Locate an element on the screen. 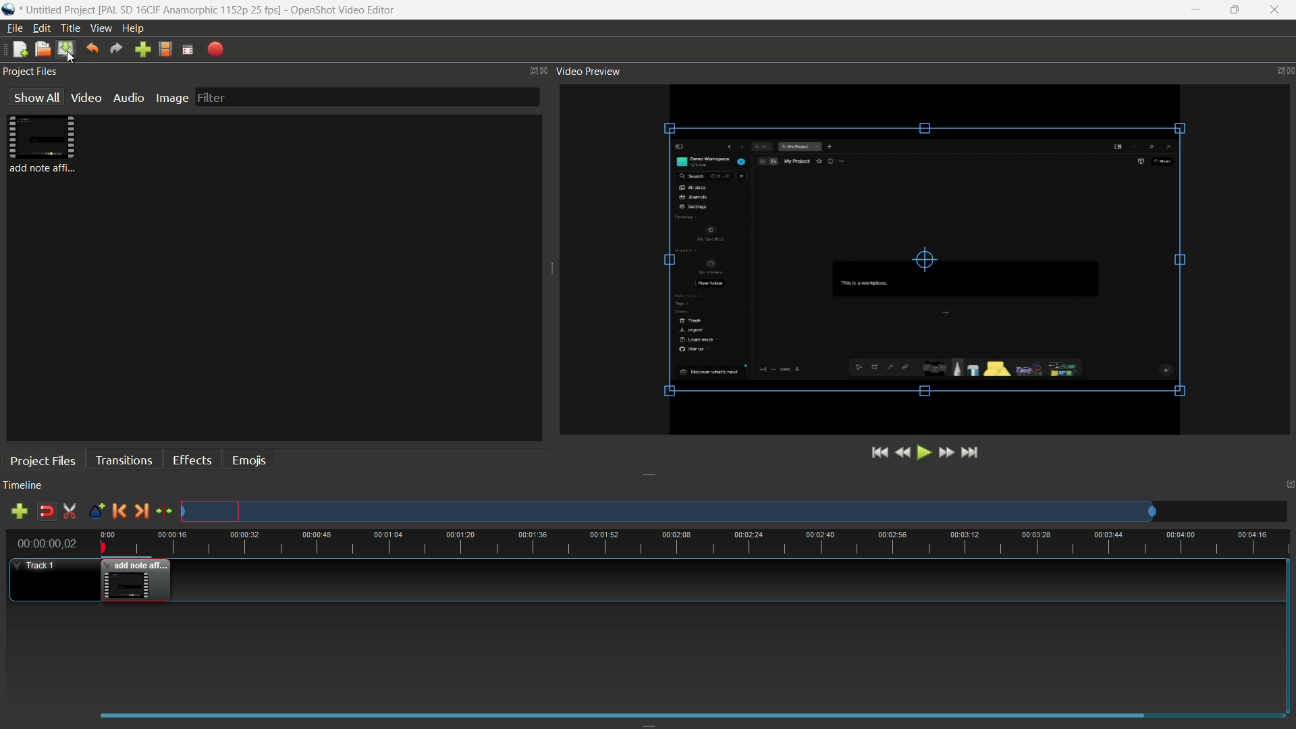 This screenshot has width=1296, height=729. new file is located at coordinates (19, 49).